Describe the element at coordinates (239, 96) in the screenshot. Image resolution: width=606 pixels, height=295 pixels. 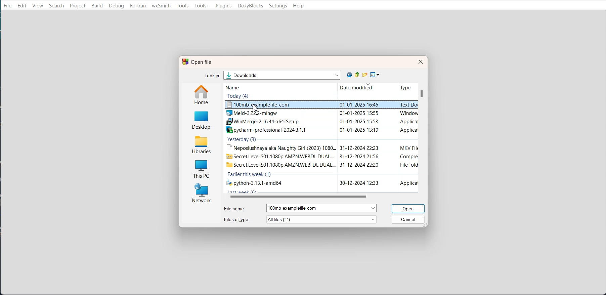
I see `today (4)` at that location.